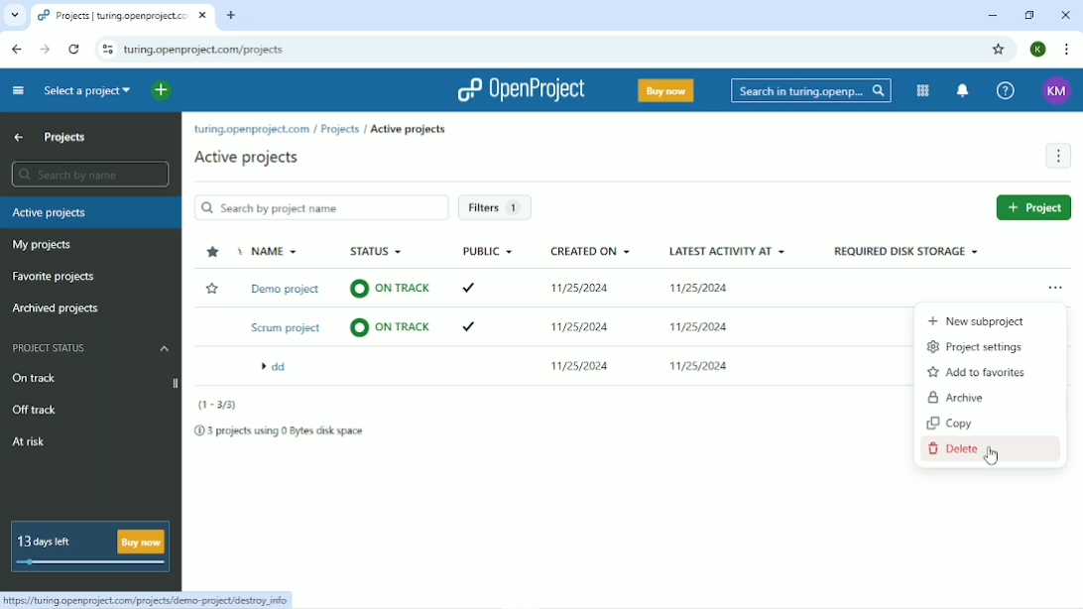 This screenshot has height=609, width=1083. What do you see at coordinates (979, 372) in the screenshot?
I see `Add to favorites` at bounding box center [979, 372].